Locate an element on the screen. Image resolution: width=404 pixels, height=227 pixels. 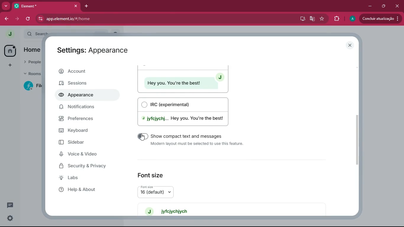
message is located at coordinates (9, 206).